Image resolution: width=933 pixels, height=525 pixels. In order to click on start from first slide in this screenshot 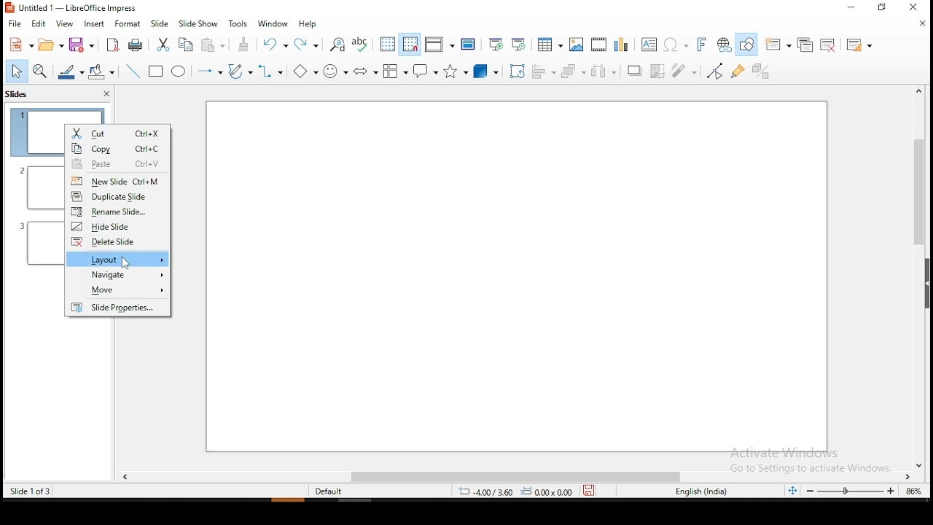, I will do `click(496, 45)`.